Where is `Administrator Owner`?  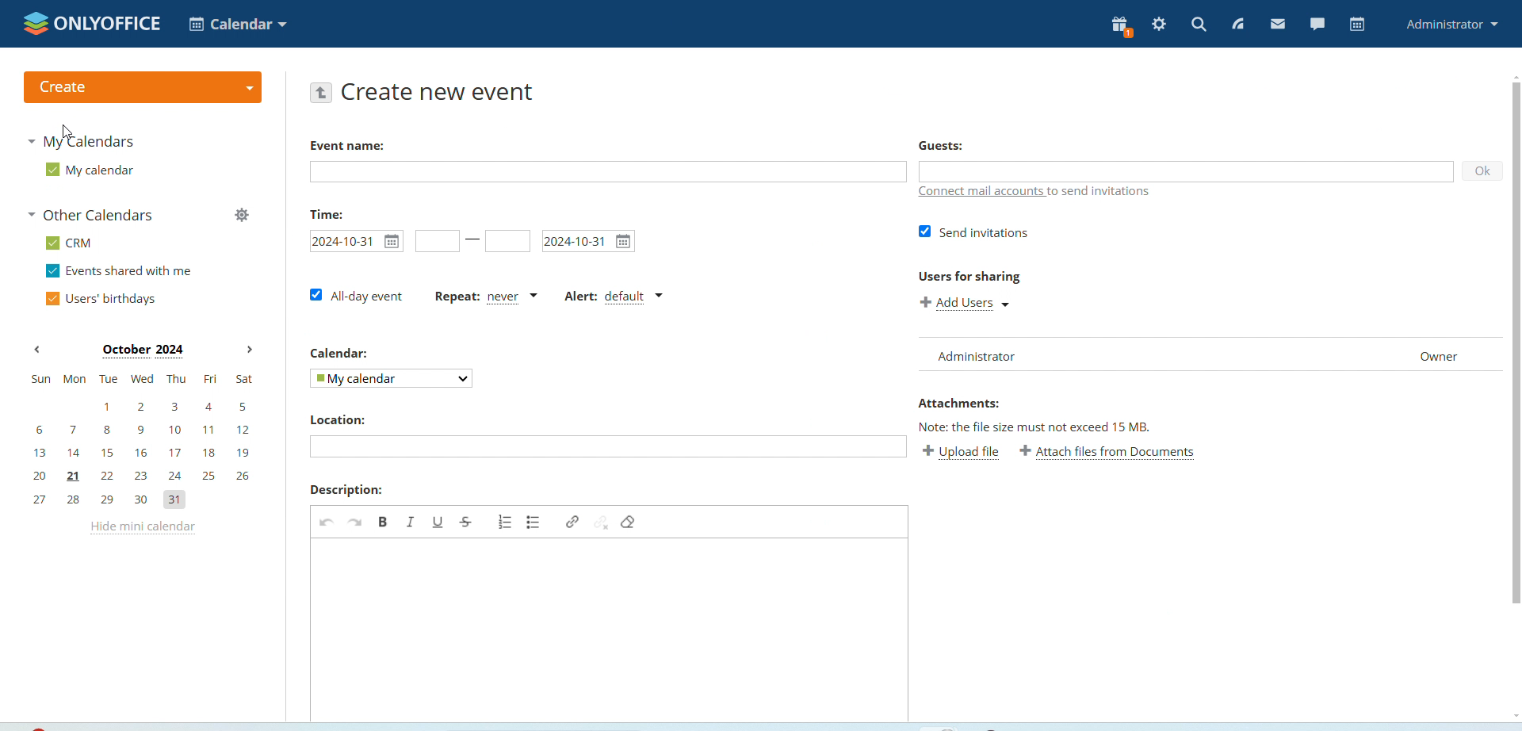 Administrator Owner is located at coordinates (1203, 357).